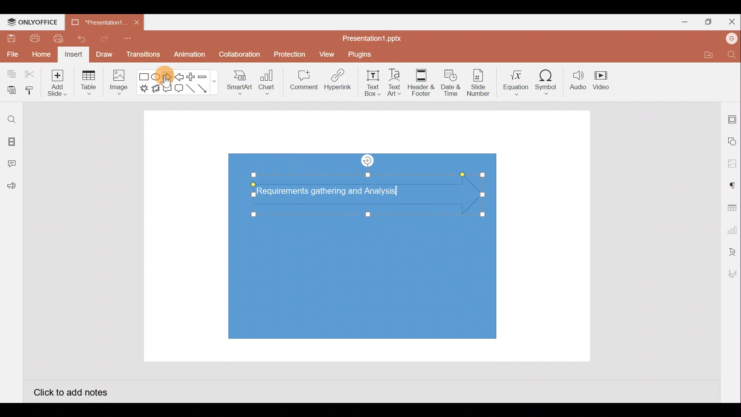 This screenshot has width=741, height=417. Describe the element at coordinates (207, 88) in the screenshot. I see `Arrow` at that location.